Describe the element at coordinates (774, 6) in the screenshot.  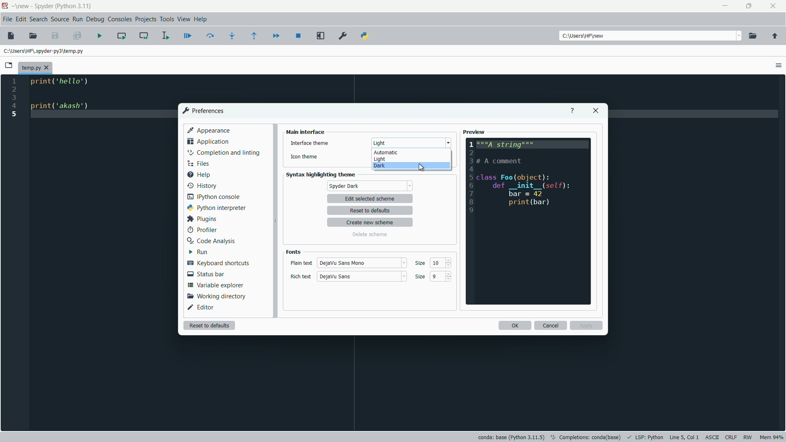
I see `close app` at that location.